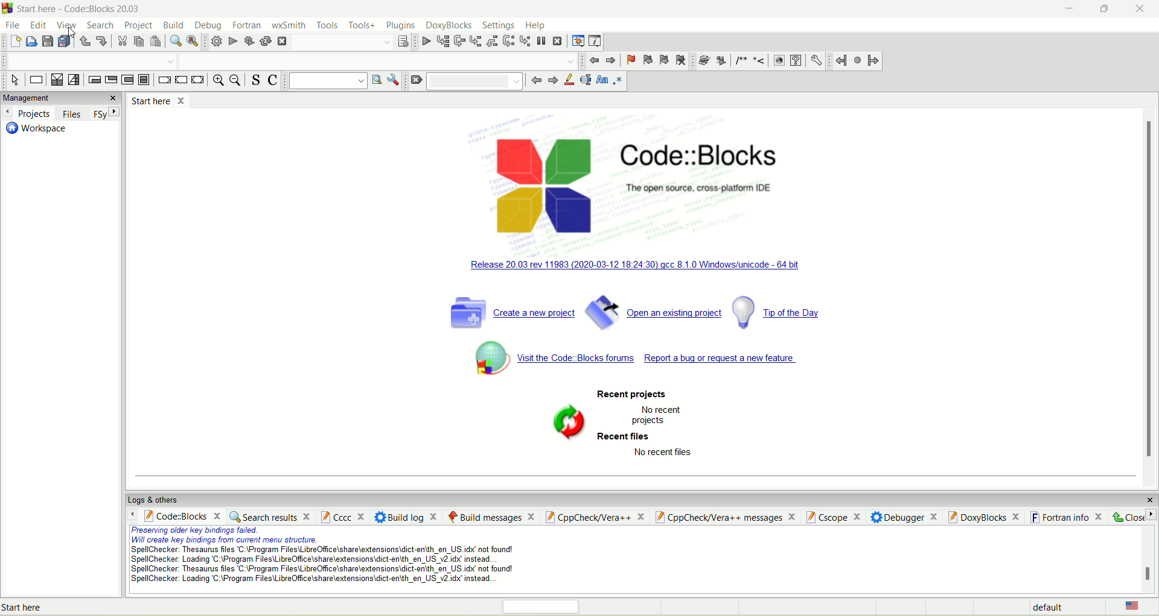  What do you see at coordinates (491, 40) in the screenshot?
I see `step out` at bounding box center [491, 40].